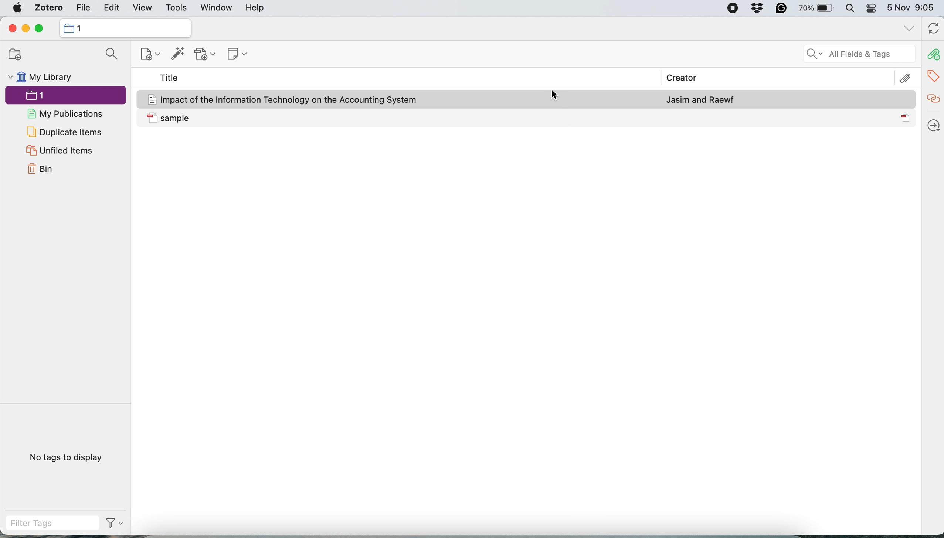 Image resolution: width=944 pixels, height=538 pixels. What do you see at coordinates (215, 8) in the screenshot?
I see `window` at bounding box center [215, 8].